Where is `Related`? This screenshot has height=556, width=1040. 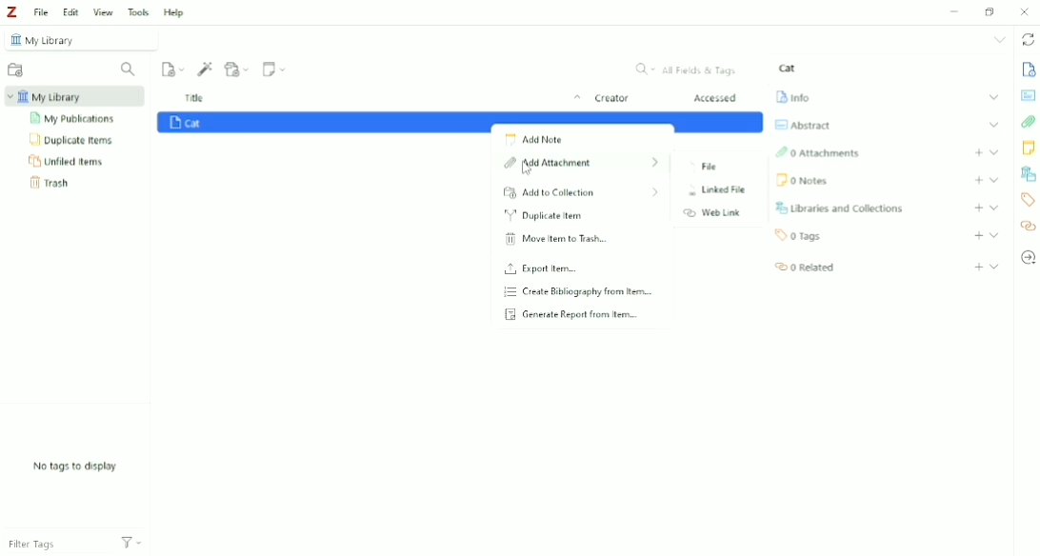
Related is located at coordinates (1028, 227).